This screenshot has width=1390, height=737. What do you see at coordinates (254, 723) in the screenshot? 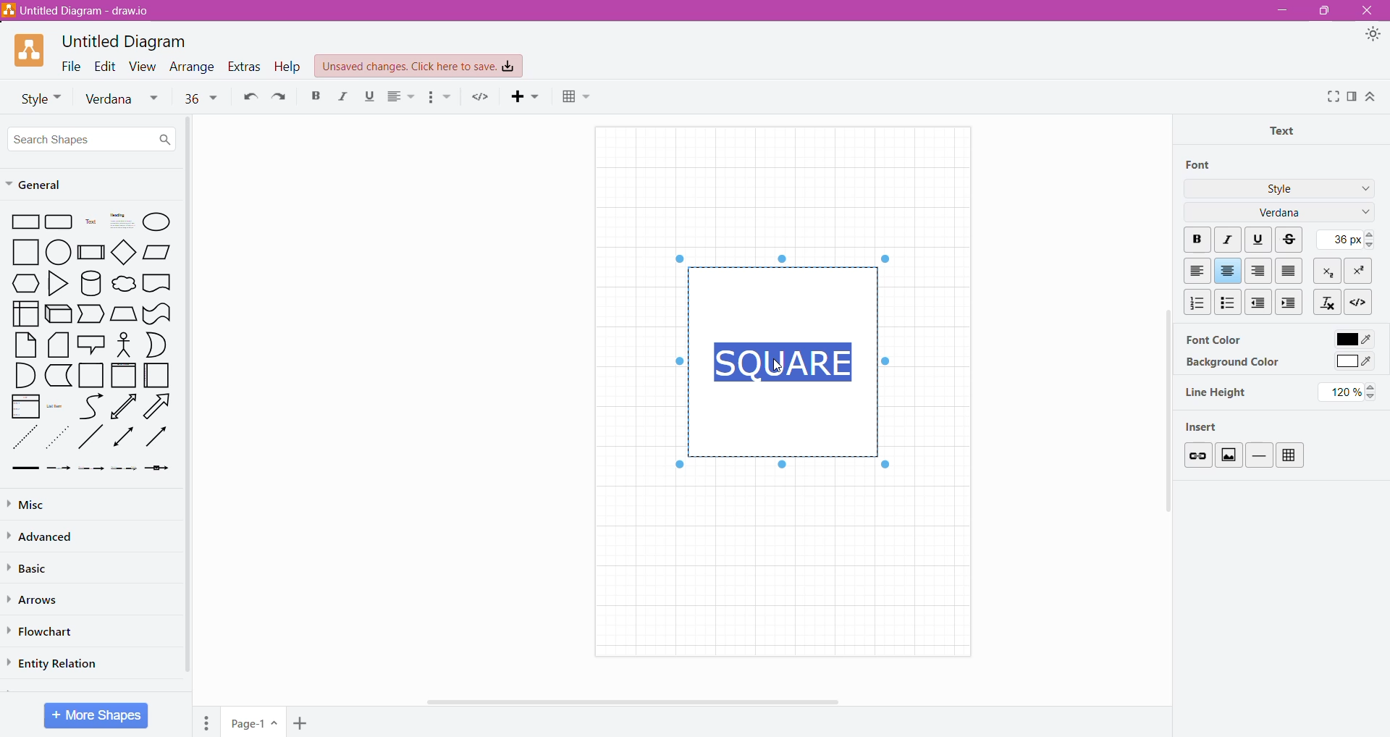
I see `Page Name` at bounding box center [254, 723].